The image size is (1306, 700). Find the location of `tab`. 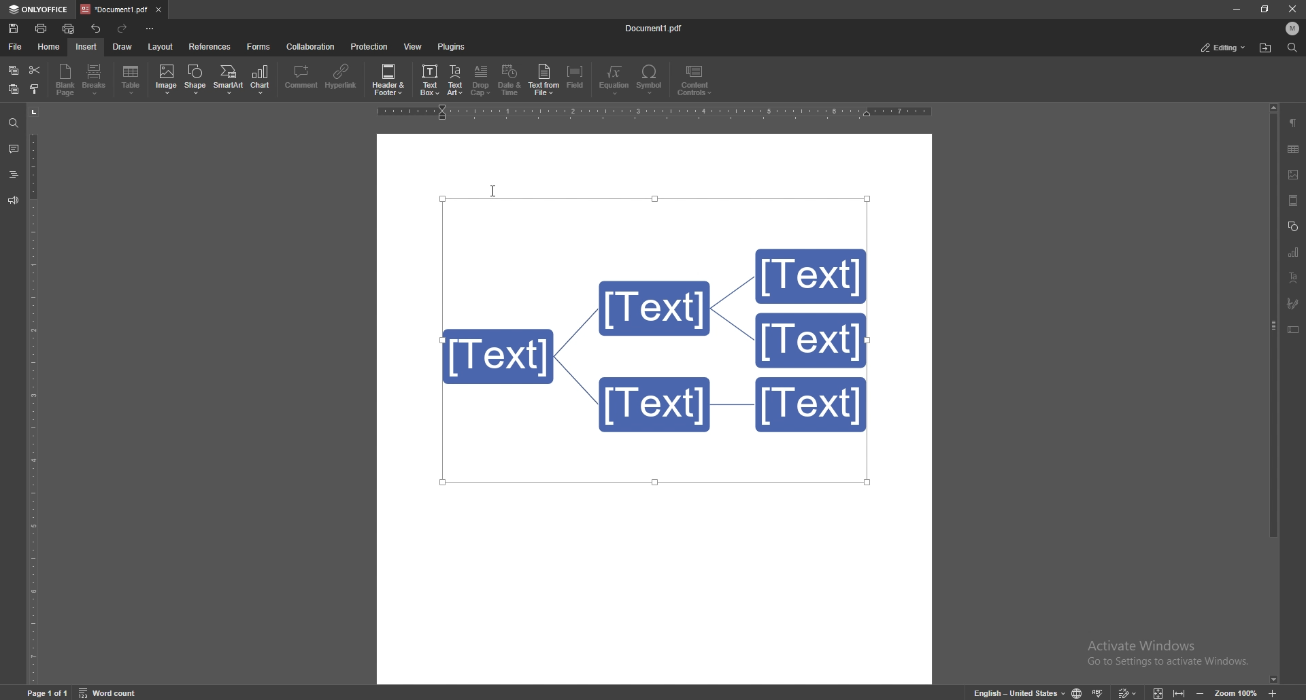

tab is located at coordinates (114, 10).